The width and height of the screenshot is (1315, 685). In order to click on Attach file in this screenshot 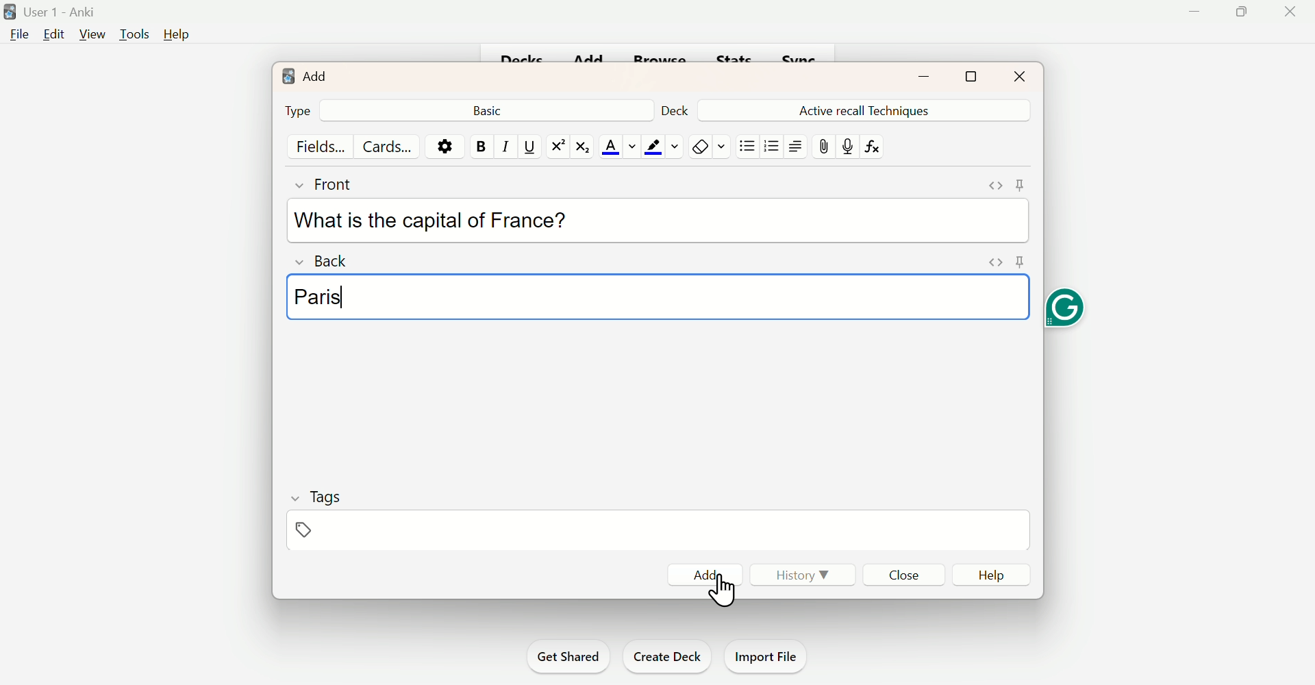, I will do `click(825, 148)`.